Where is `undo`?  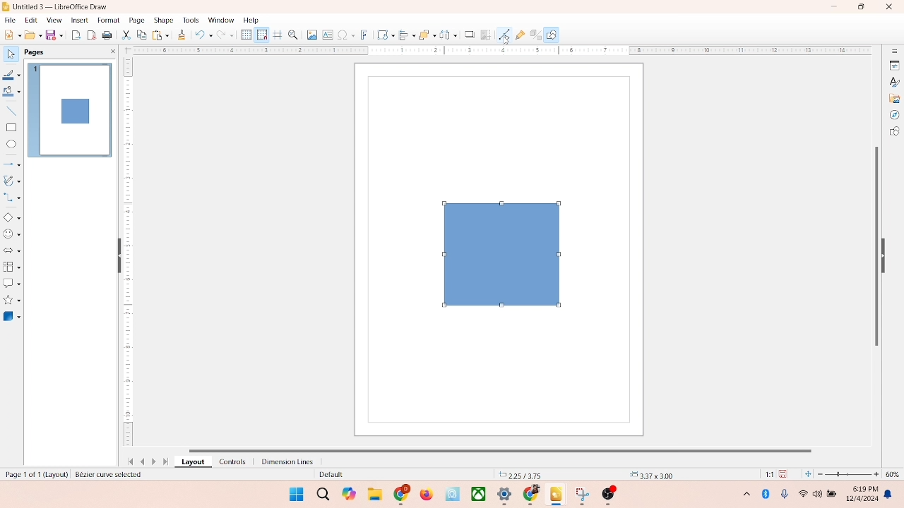 undo is located at coordinates (203, 36).